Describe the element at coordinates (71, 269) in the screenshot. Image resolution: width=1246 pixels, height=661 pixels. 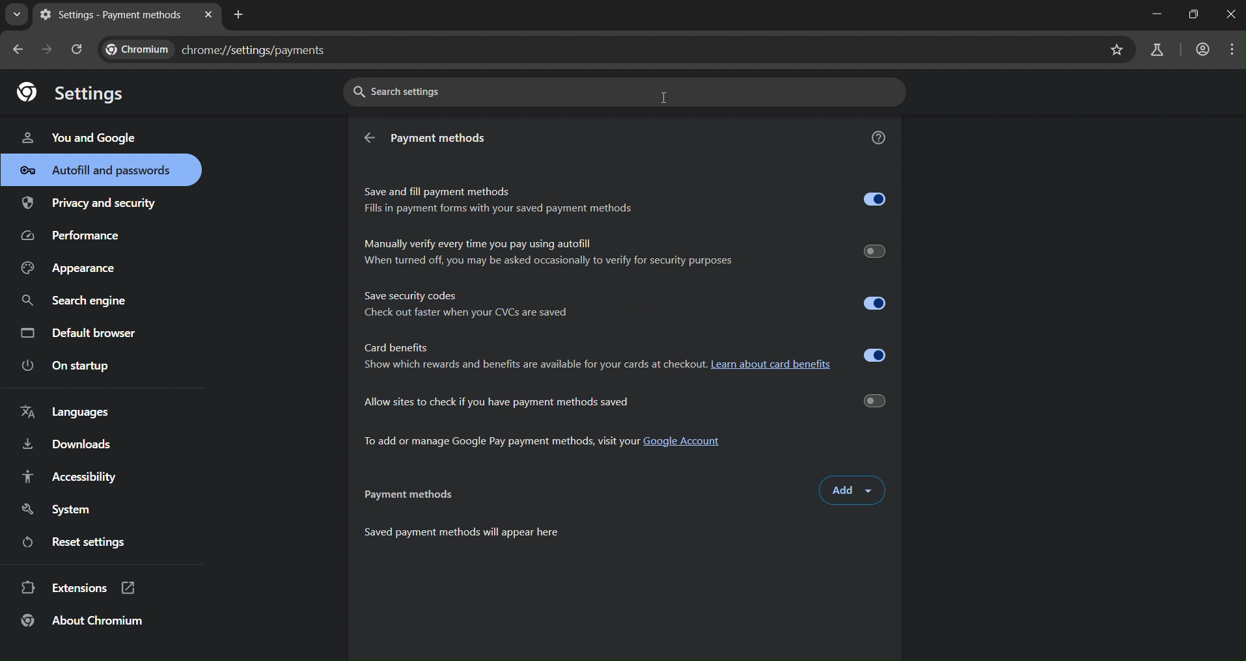
I see `appearance` at that location.